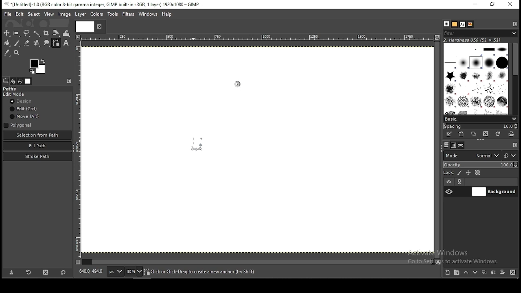 The width and height of the screenshot is (521, 293). I want to click on images, so click(28, 81).